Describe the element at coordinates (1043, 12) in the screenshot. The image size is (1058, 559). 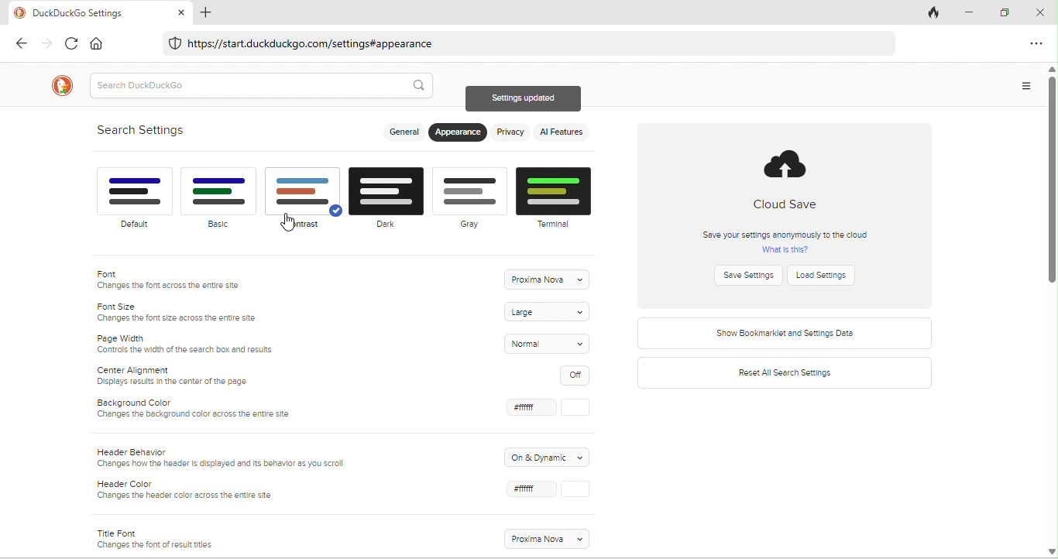
I see `close` at that location.